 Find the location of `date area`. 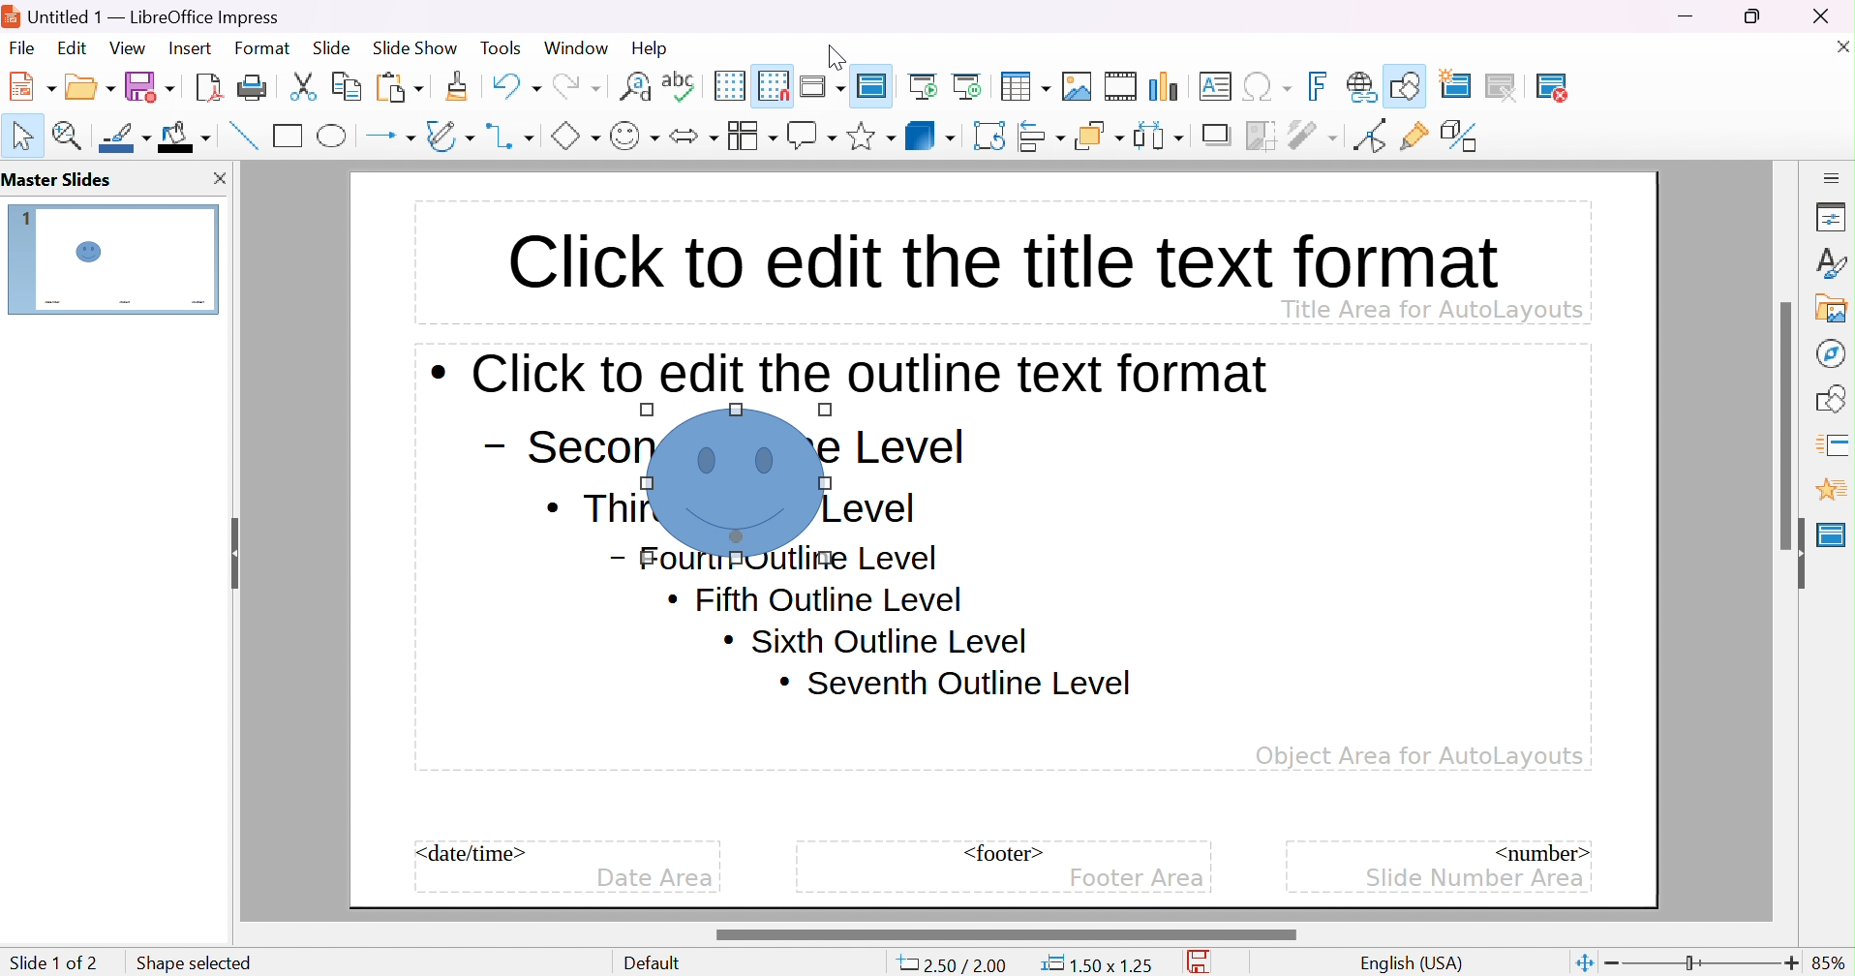

date area is located at coordinates (654, 879).